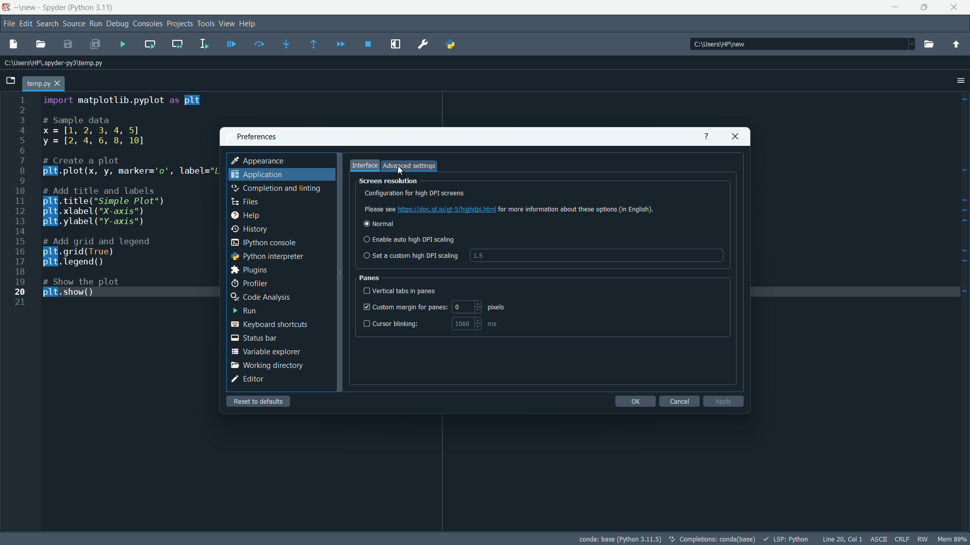 This screenshot has width=970, height=545. I want to click on Screen resolution, so click(391, 181).